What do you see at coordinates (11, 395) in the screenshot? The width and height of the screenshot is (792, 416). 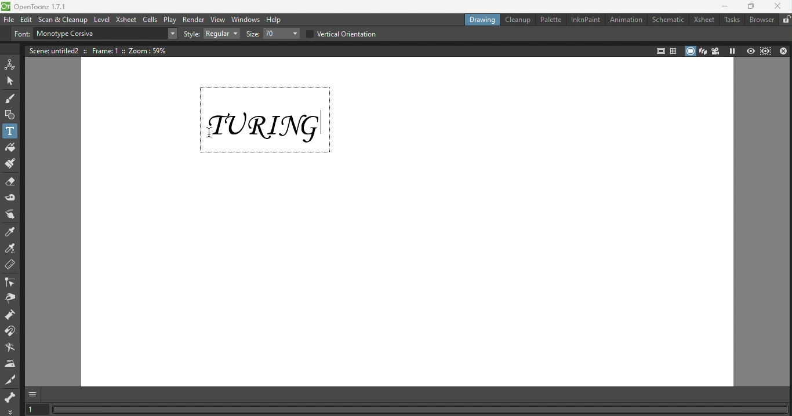 I see `skeleton tool` at bounding box center [11, 395].